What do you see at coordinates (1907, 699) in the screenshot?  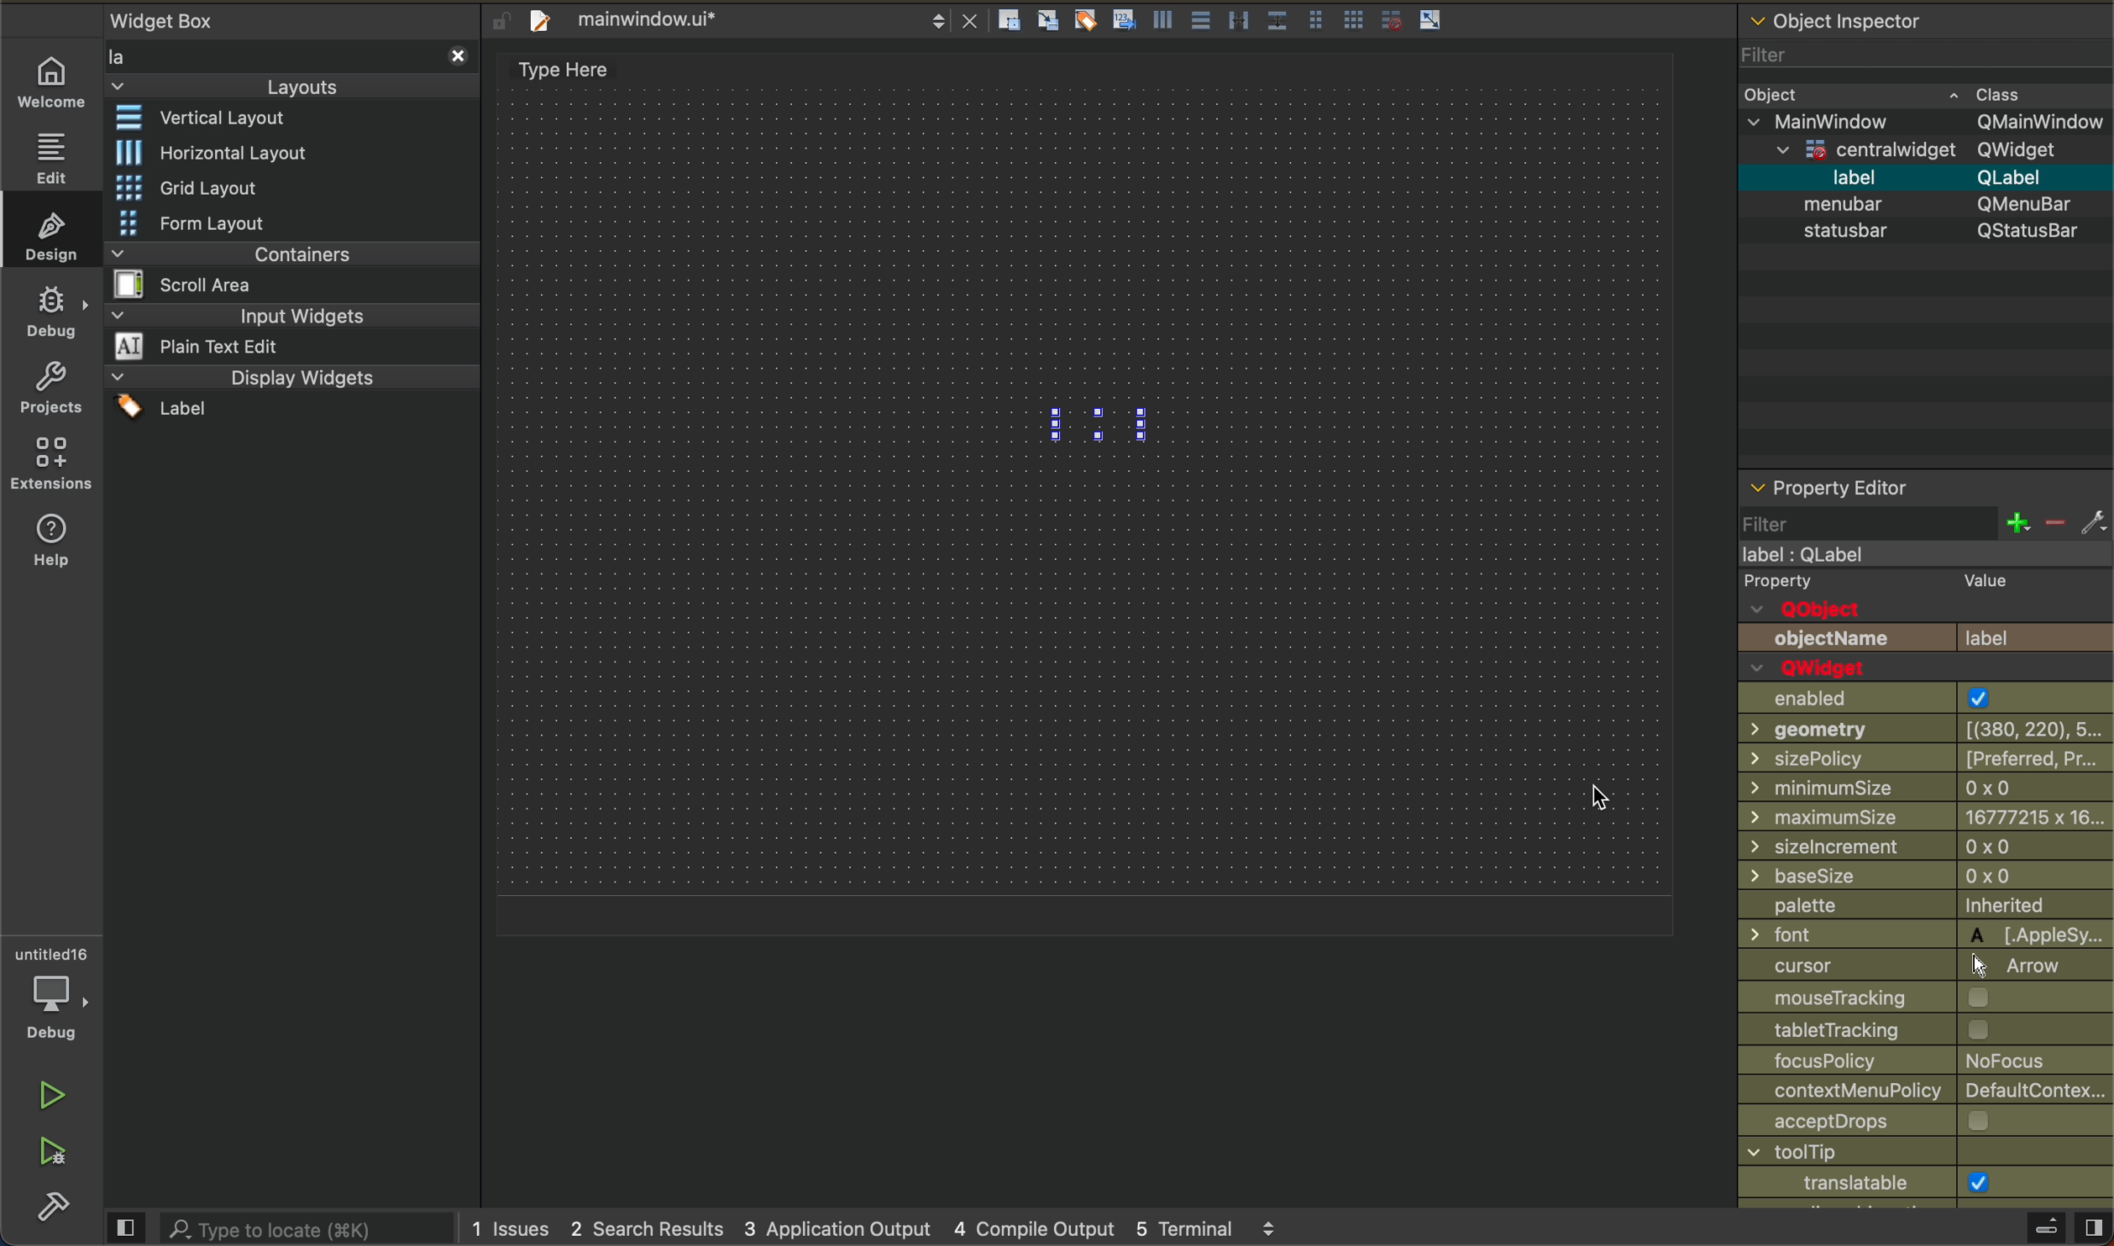 I see `enabled` at bounding box center [1907, 699].